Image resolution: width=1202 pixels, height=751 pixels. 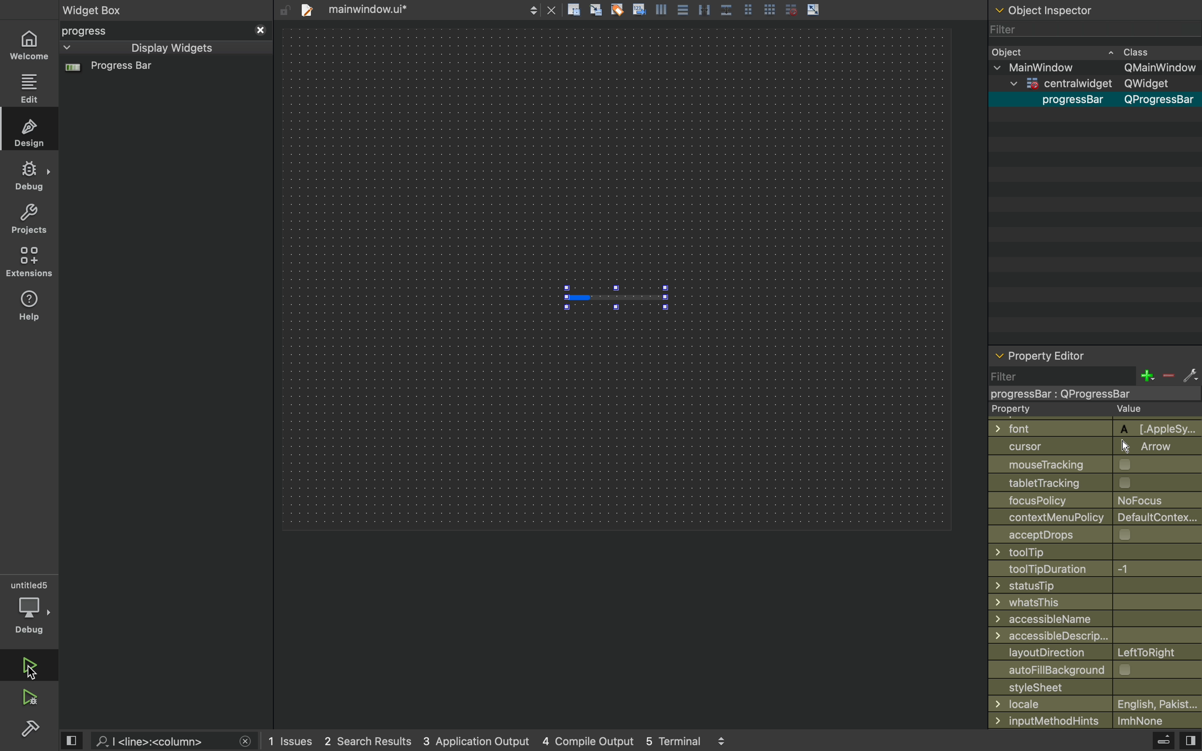 What do you see at coordinates (1086, 410) in the screenshot?
I see `property` at bounding box center [1086, 410].